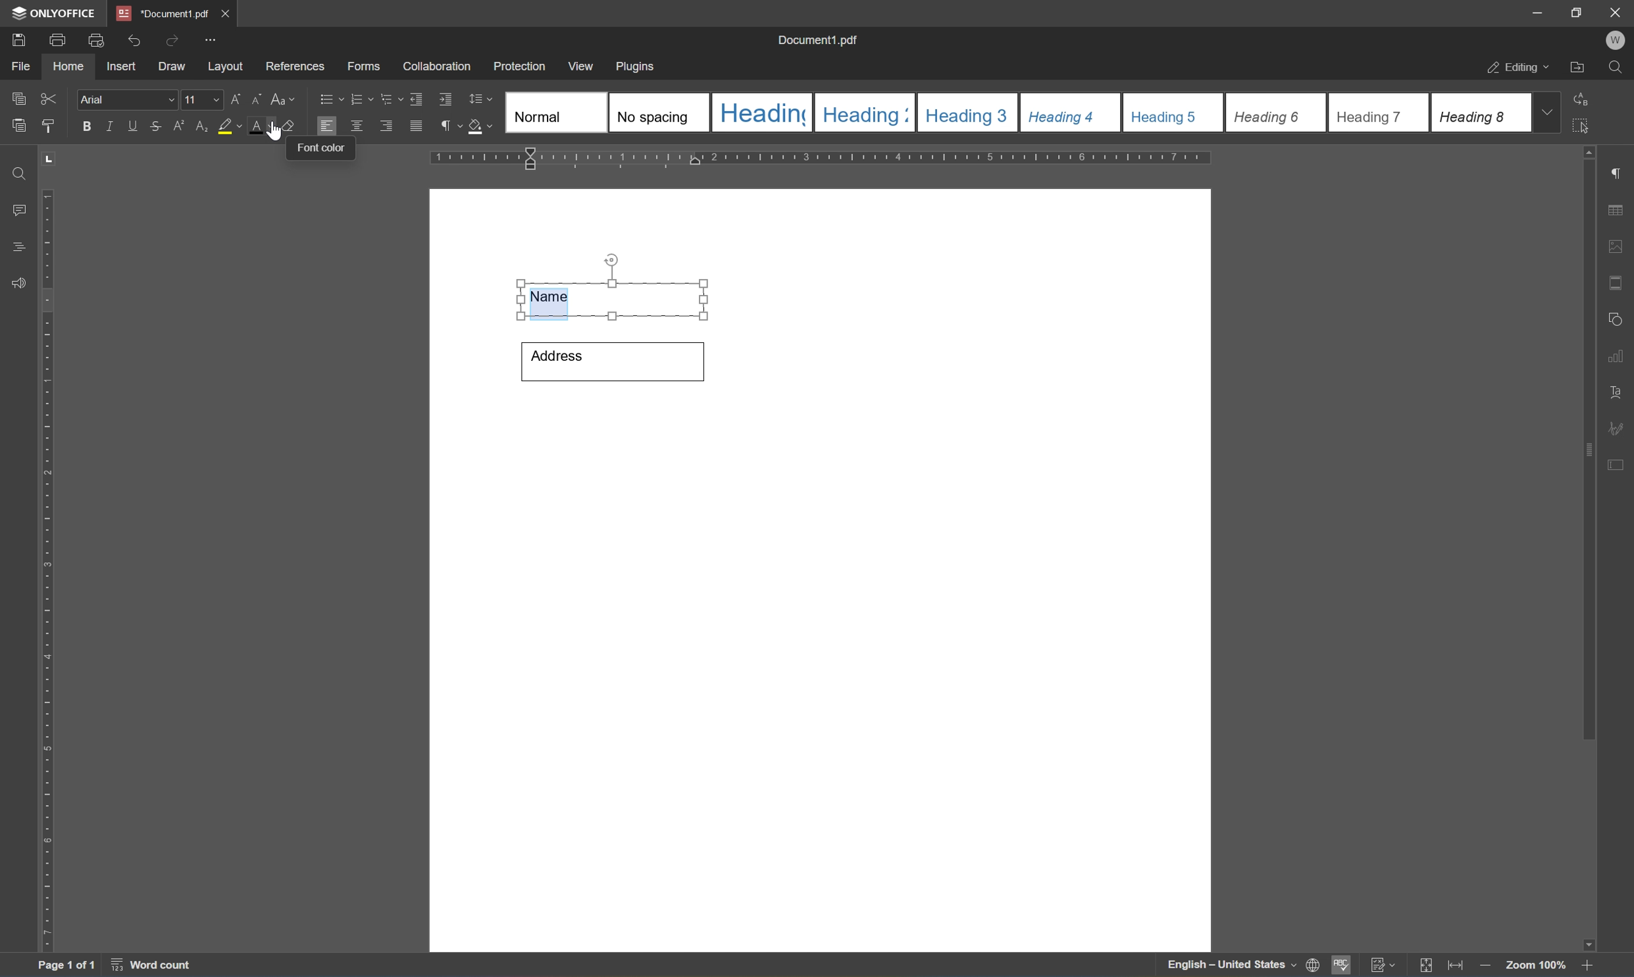 The image size is (1634, 977). I want to click on font color, so click(261, 125).